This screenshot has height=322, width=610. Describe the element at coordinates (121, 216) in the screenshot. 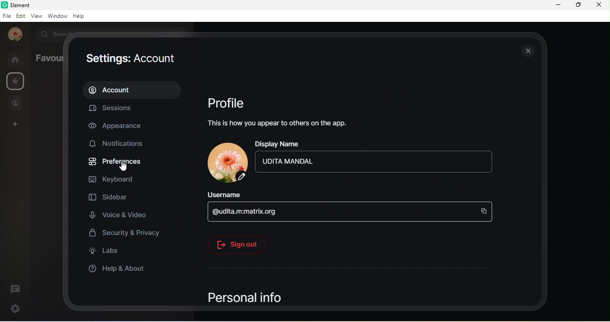

I see `voice and video` at that location.